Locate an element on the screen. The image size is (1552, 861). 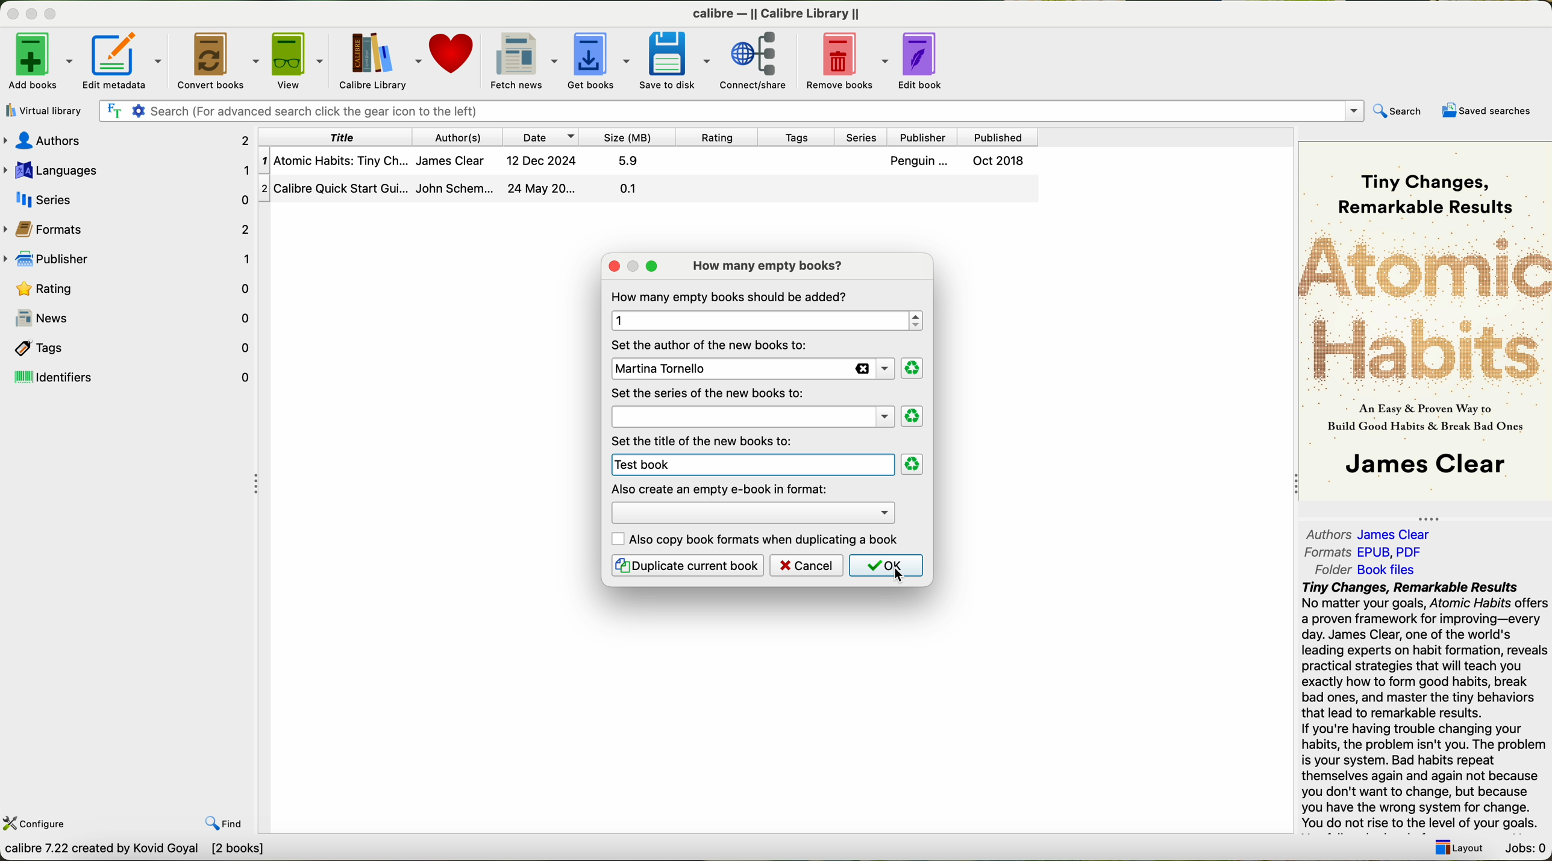
options is located at coordinates (752, 510).